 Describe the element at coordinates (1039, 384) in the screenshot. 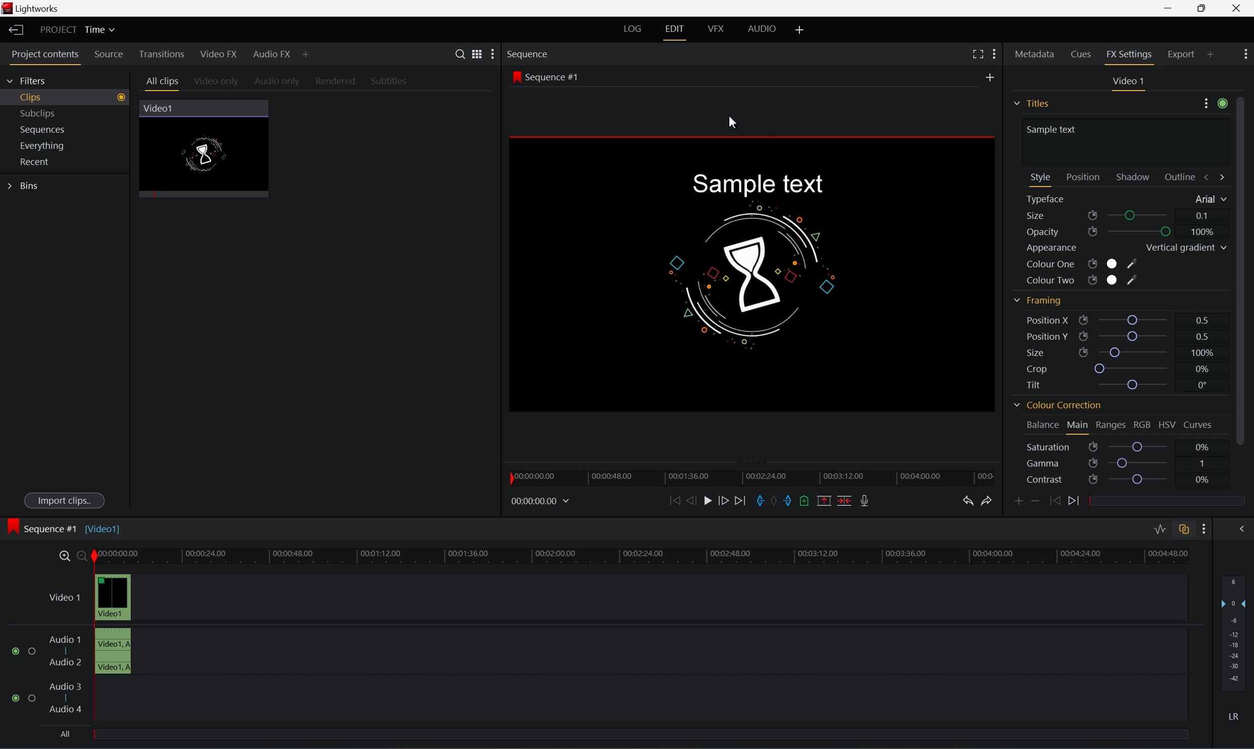

I see `tilt` at that location.